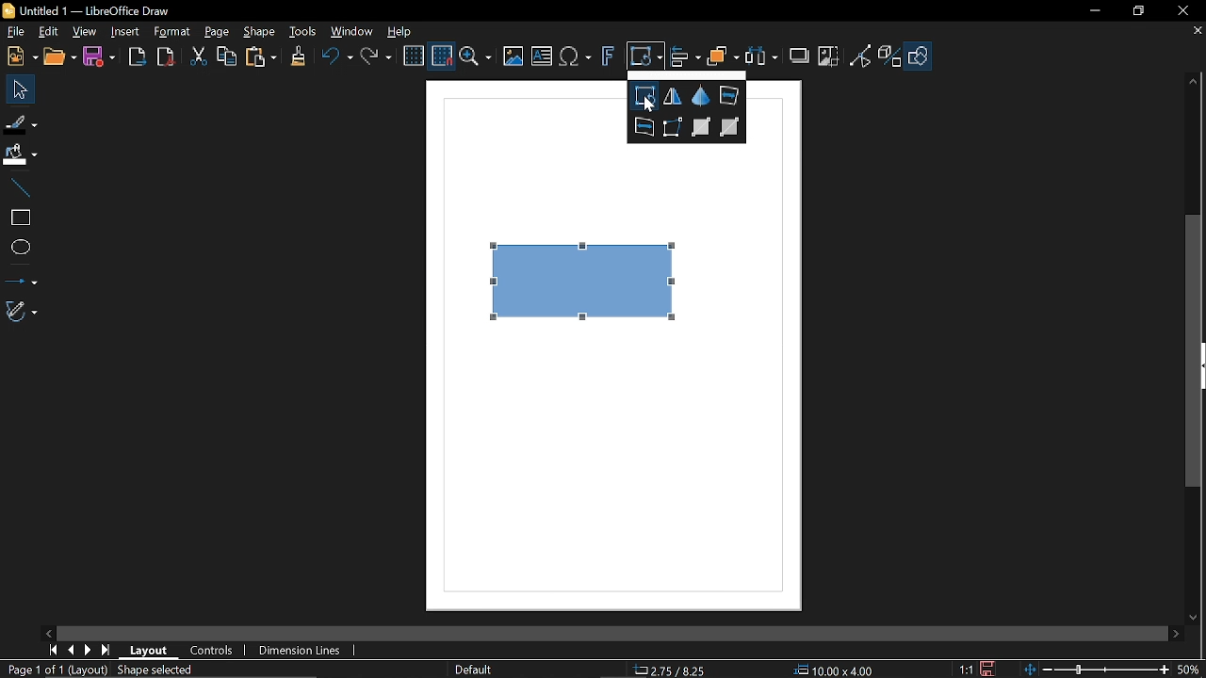 The height and width of the screenshot is (678, 1206). I want to click on Edit, so click(47, 32).